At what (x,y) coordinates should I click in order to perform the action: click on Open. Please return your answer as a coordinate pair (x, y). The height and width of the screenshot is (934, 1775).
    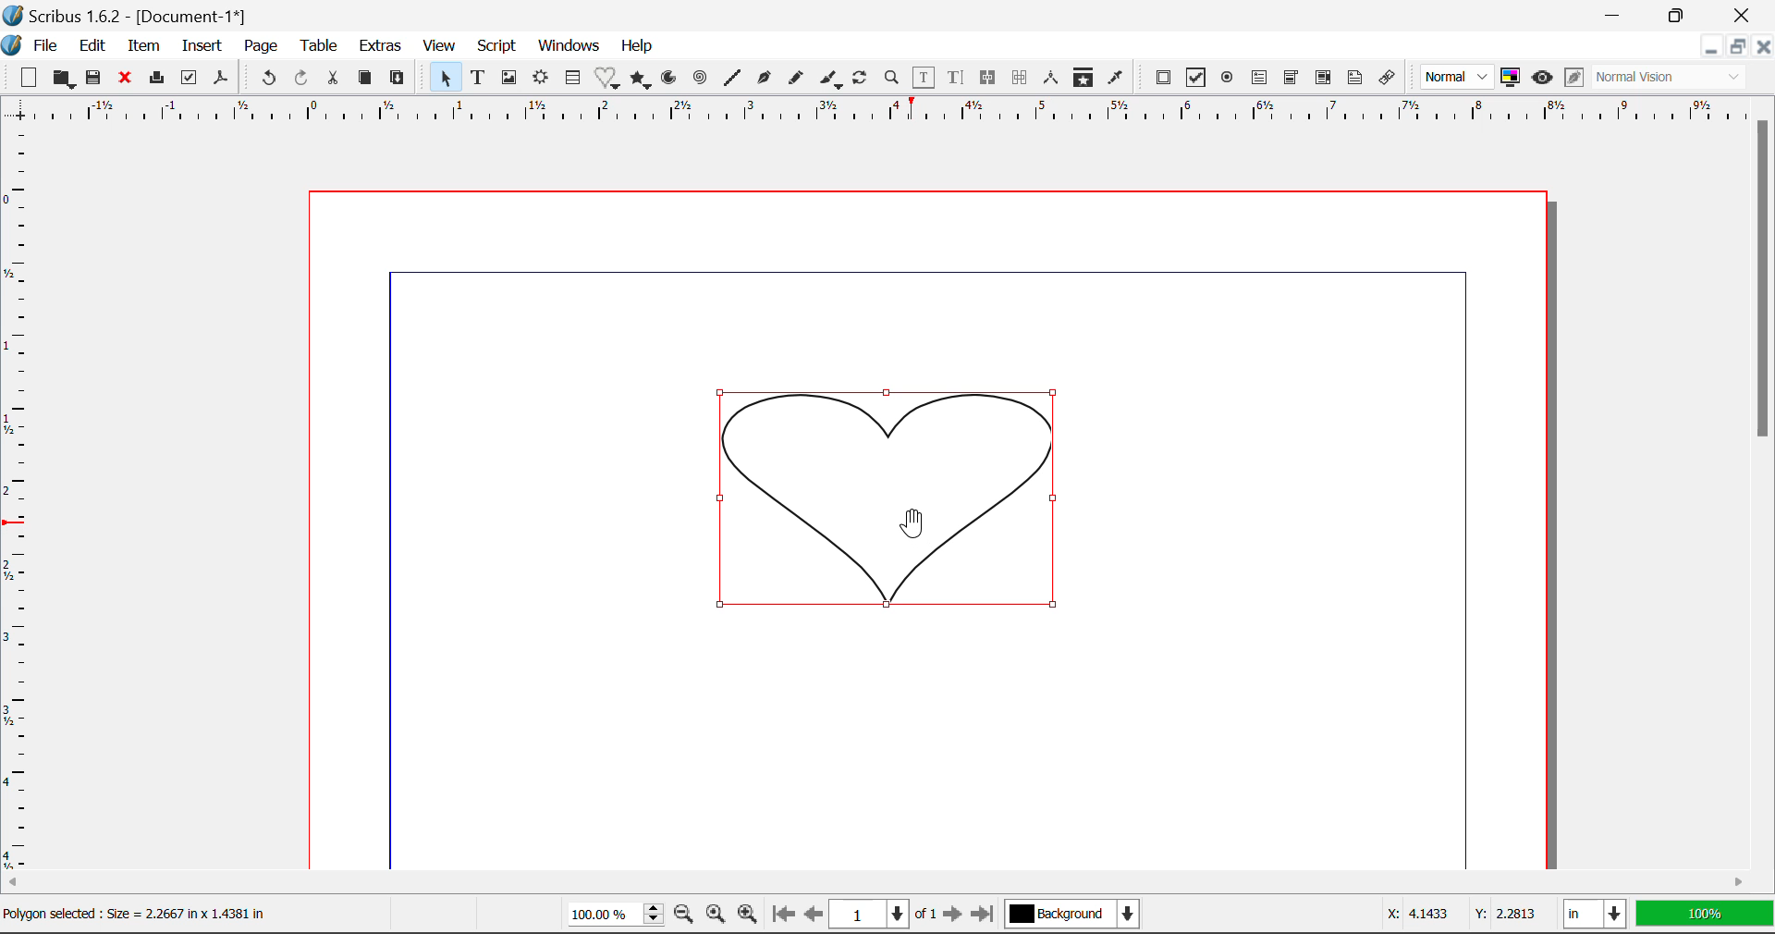
    Looking at the image, I should click on (65, 79).